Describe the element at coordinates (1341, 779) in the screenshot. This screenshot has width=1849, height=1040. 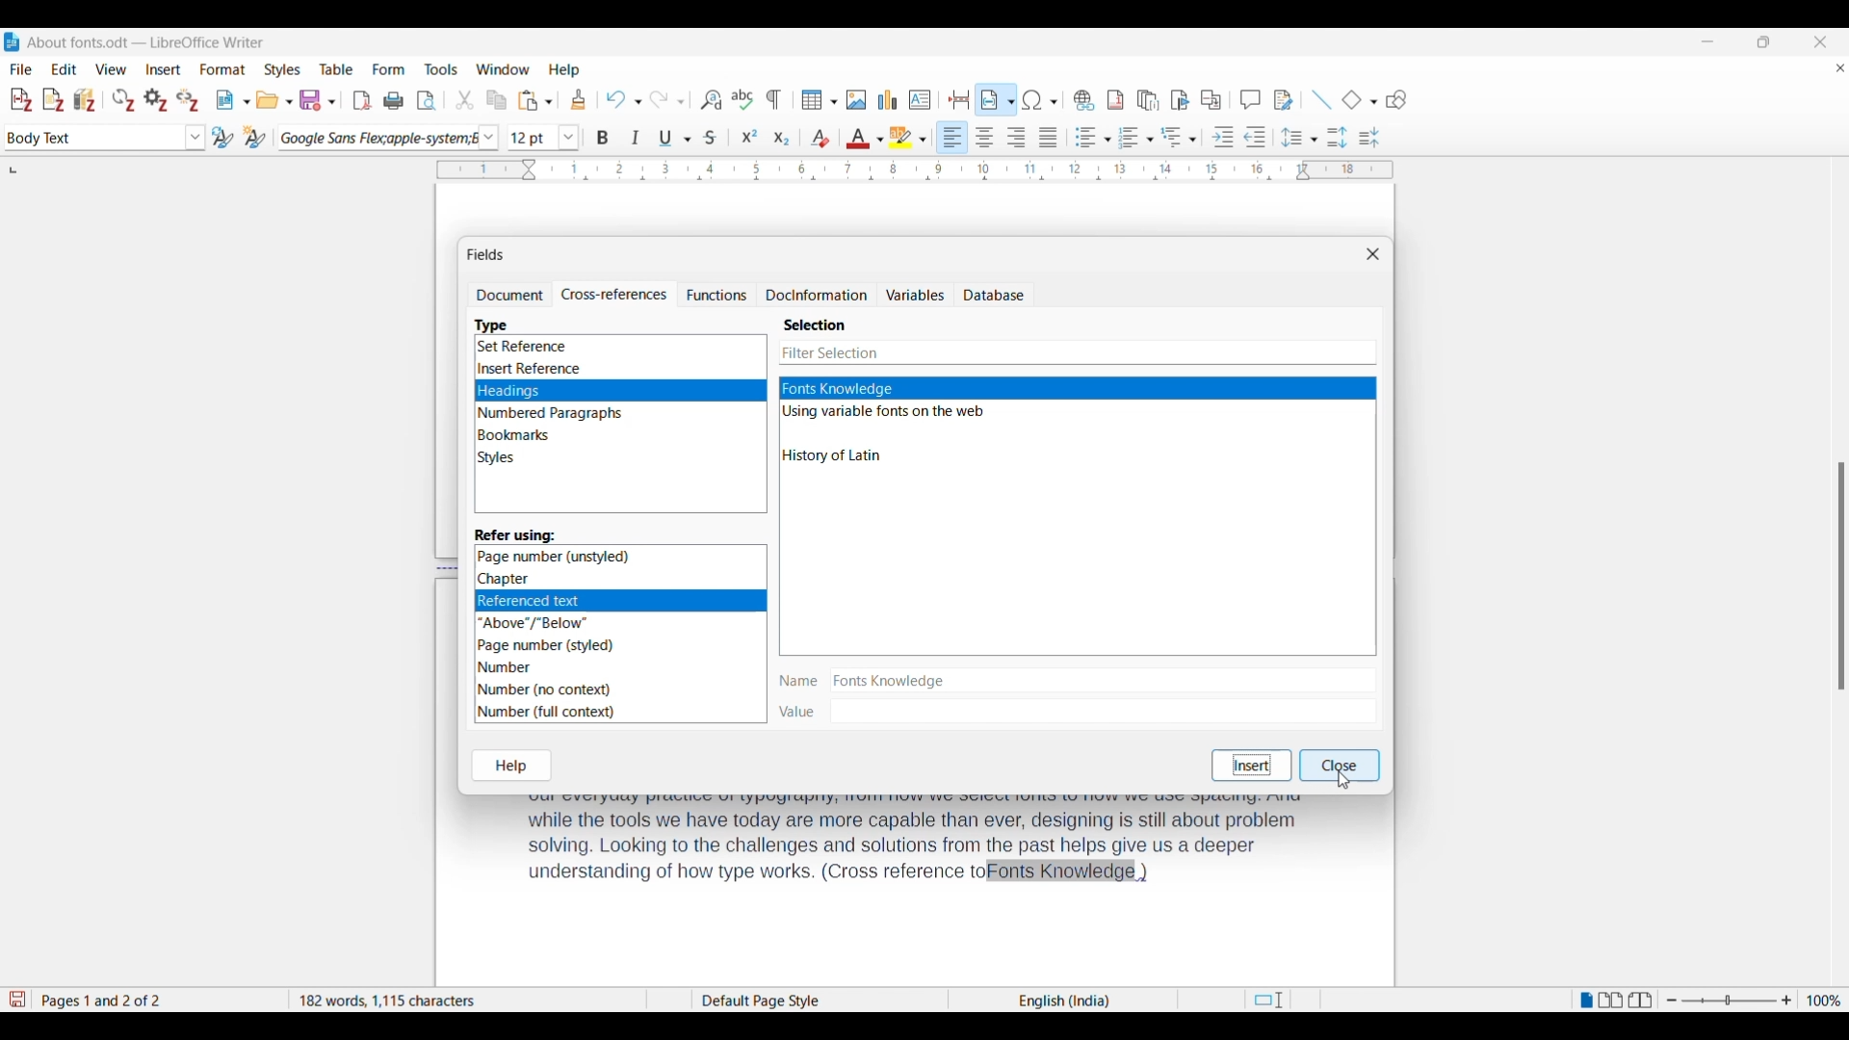
I see `Cursor clicking on close window` at that location.